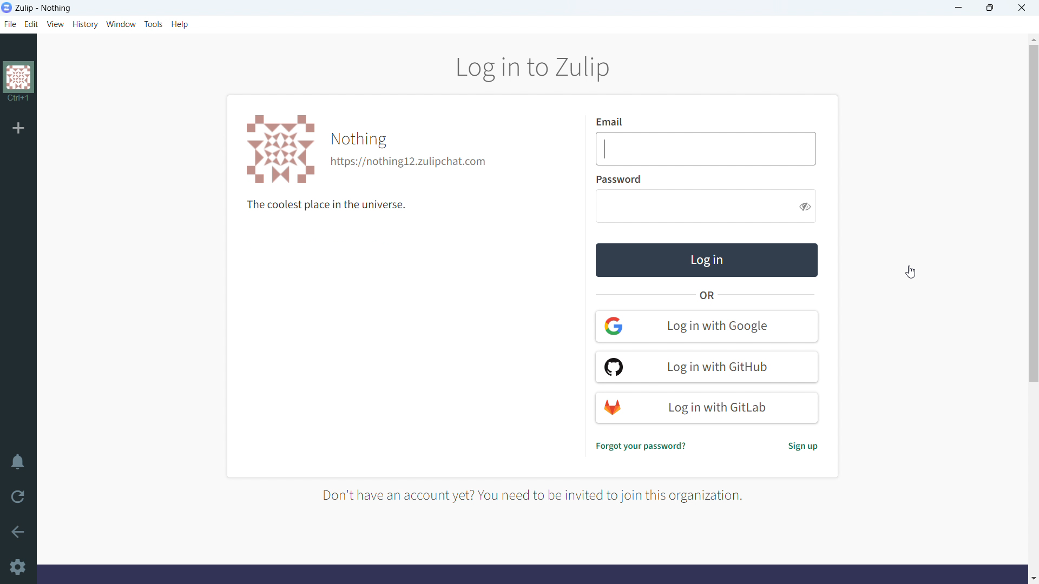  What do you see at coordinates (707, 149) in the screenshot?
I see `enter email` at bounding box center [707, 149].